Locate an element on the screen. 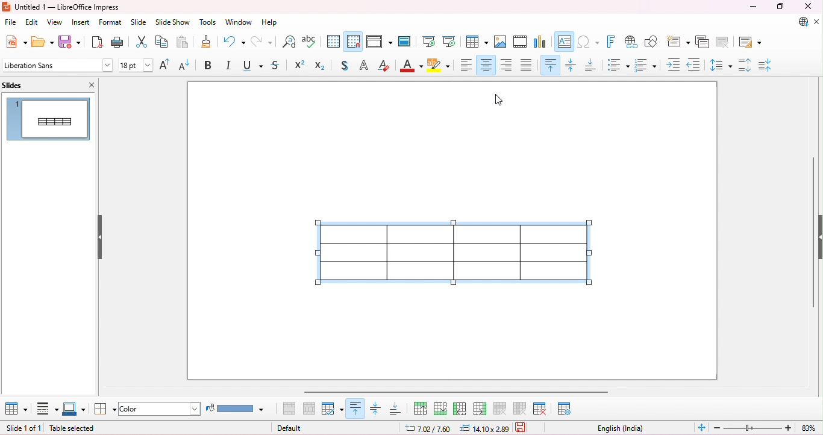 This screenshot has width=823, height=435. print is located at coordinates (119, 43).